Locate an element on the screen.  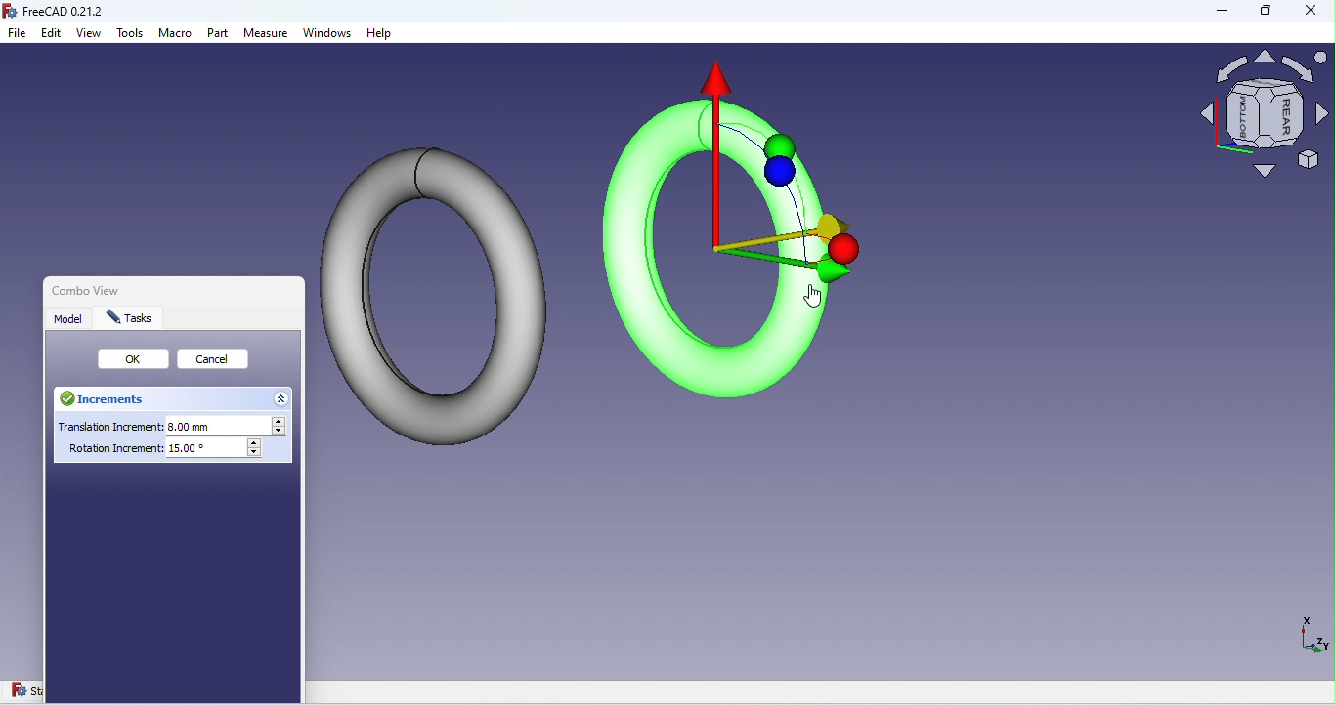
Navigation square is located at coordinates (1265, 119).